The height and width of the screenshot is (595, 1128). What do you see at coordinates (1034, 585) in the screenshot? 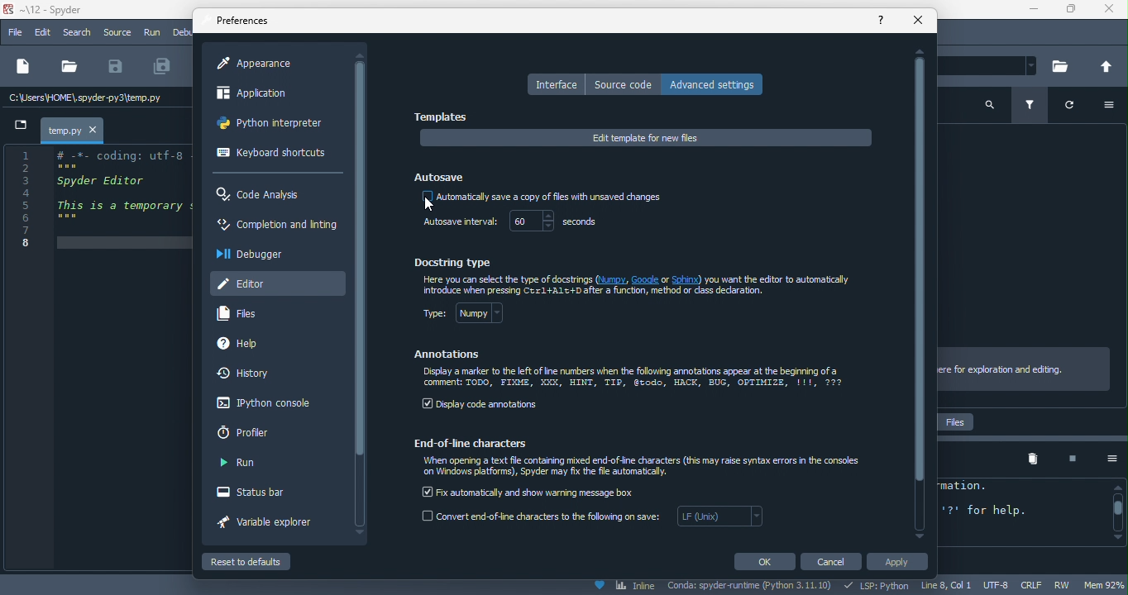
I see `crlf` at bounding box center [1034, 585].